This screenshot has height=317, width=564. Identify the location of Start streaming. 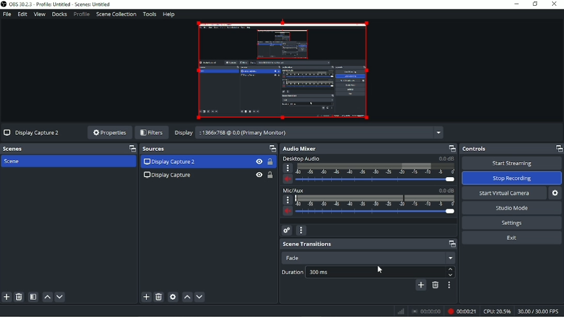
(511, 164).